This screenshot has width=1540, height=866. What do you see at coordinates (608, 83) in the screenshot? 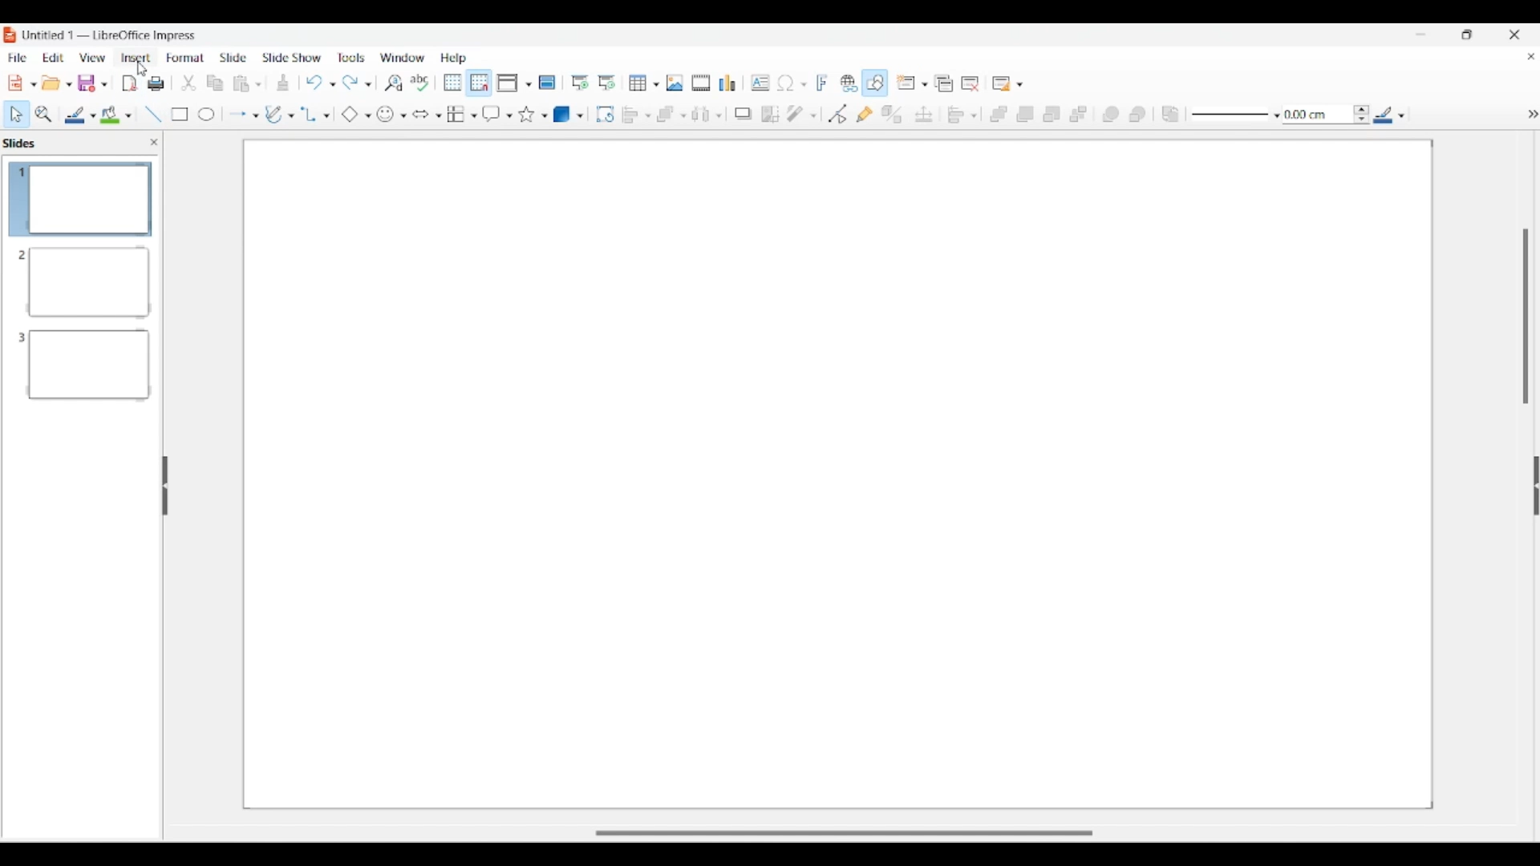
I see `Start from current slide` at bounding box center [608, 83].